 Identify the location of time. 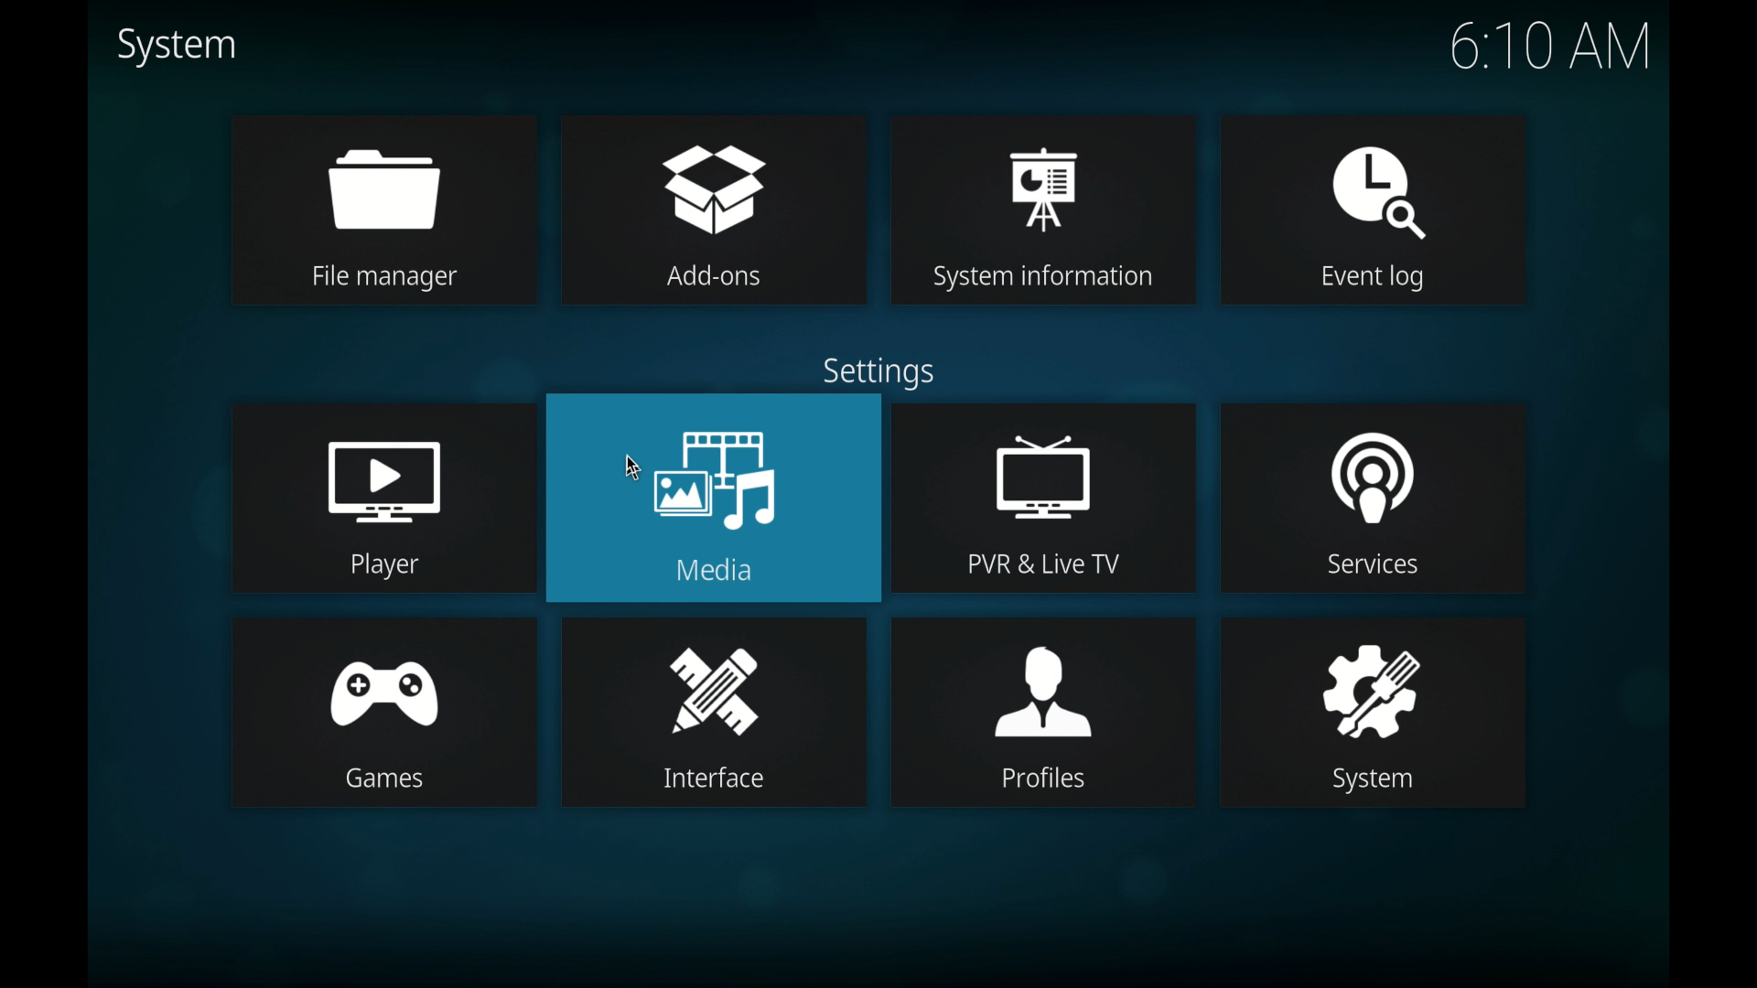
(1550, 45).